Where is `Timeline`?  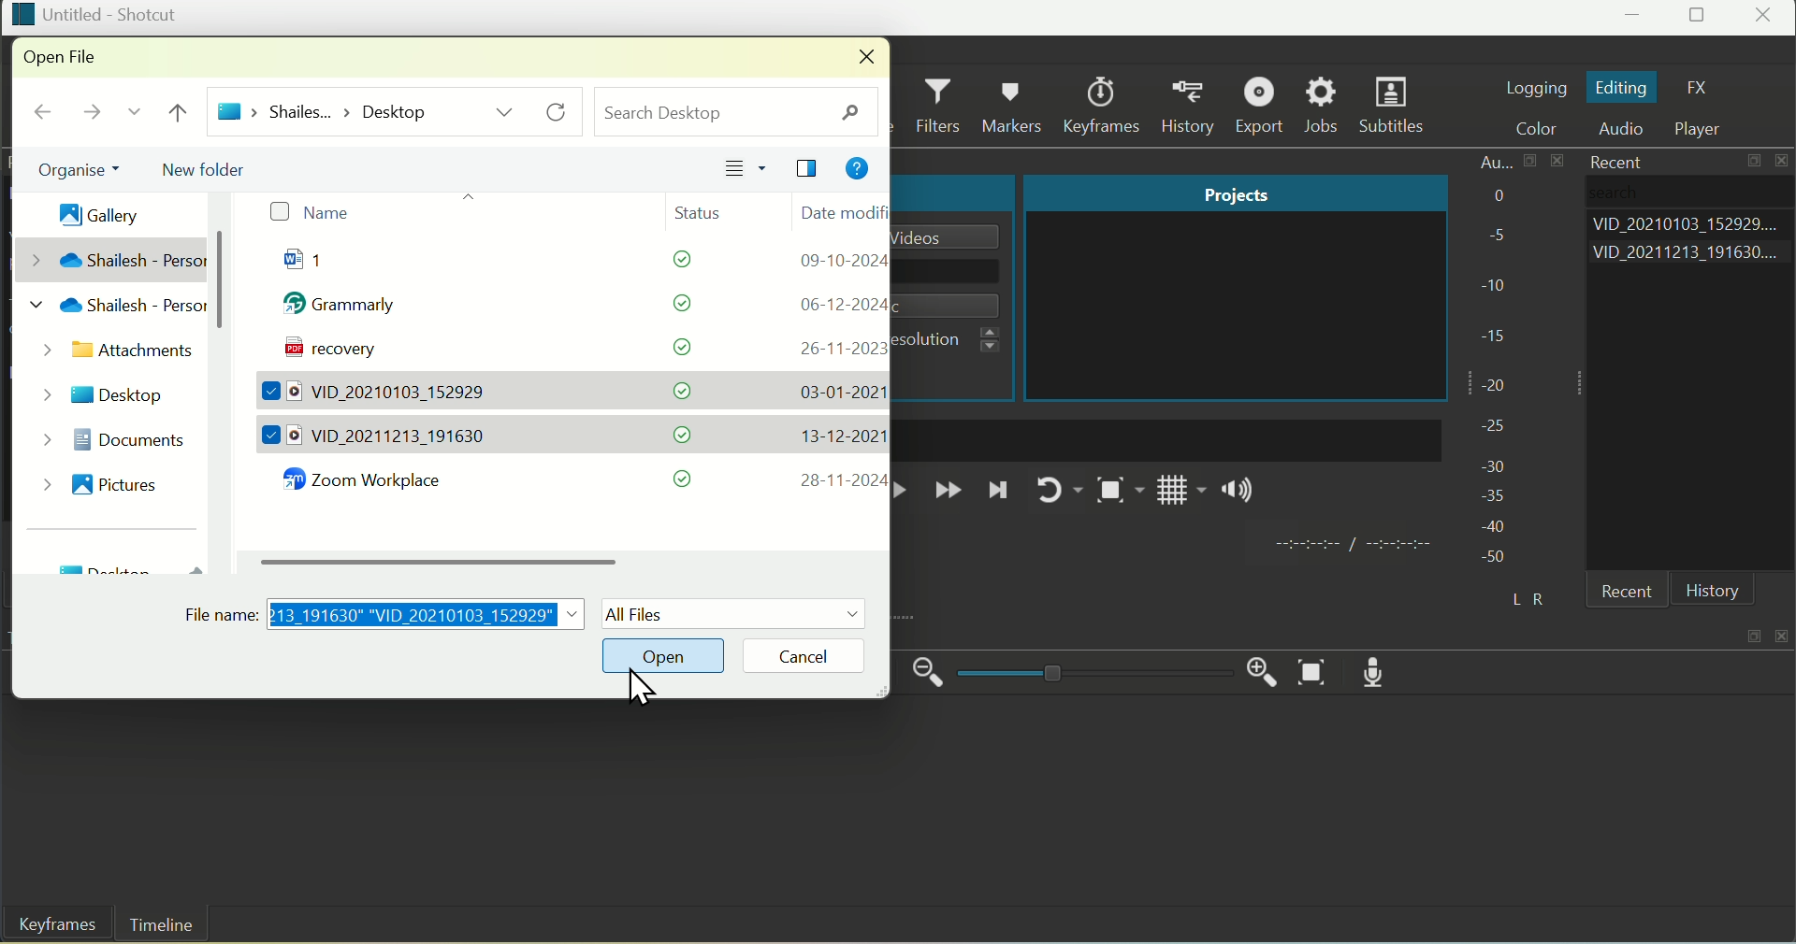
Timeline is located at coordinates (162, 925).